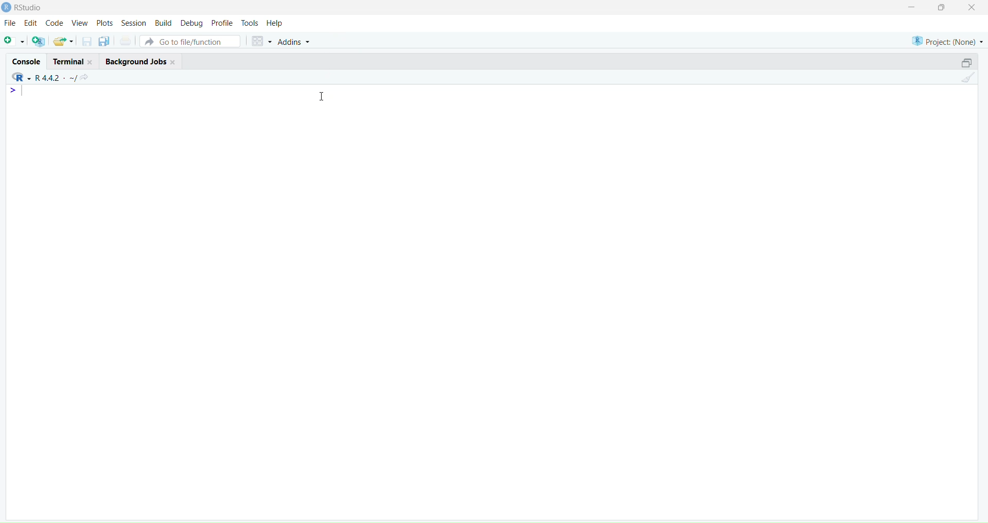 This screenshot has height=523, width=988. Describe the element at coordinates (105, 23) in the screenshot. I see `plots` at that location.